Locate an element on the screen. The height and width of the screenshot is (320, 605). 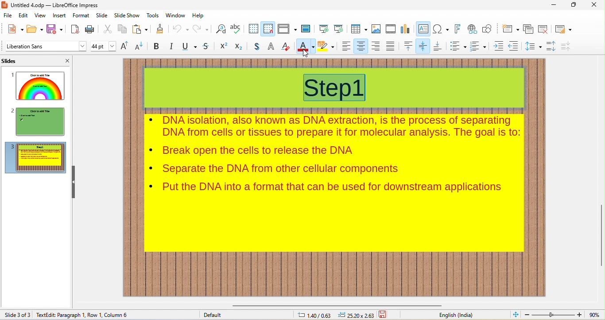
close is located at coordinates (66, 59).